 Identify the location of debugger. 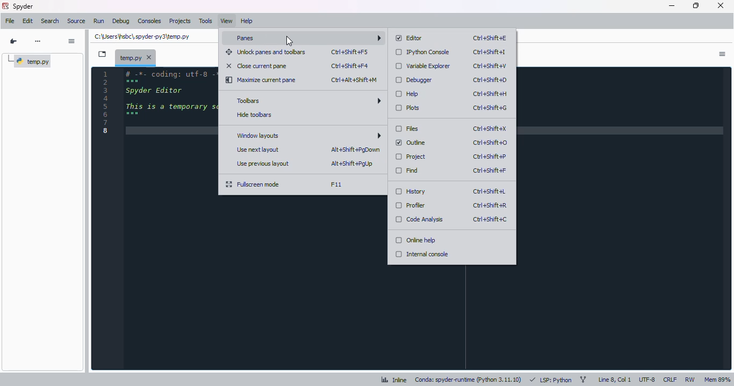
(414, 80).